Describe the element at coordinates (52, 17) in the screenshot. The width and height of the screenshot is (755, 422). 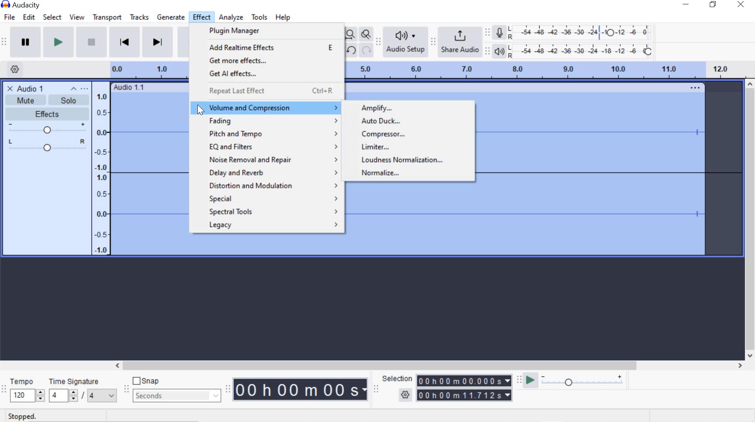
I see `select` at that location.